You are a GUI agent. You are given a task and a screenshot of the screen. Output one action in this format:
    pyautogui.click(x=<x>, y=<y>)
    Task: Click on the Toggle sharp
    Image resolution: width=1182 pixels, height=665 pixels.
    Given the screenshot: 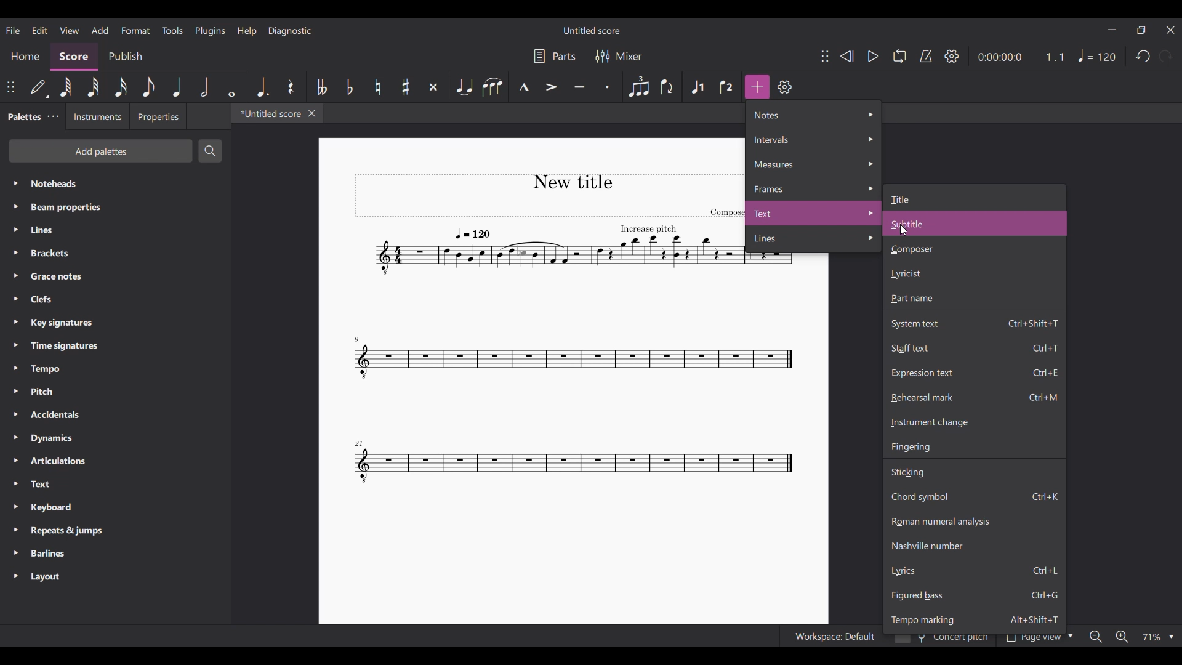 What is the action you would take?
    pyautogui.click(x=406, y=87)
    